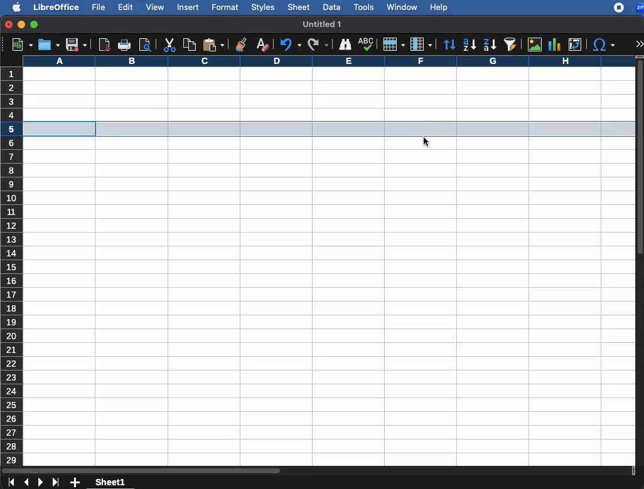 This screenshot has height=489, width=644. Describe the element at coordinates (615, 8) in the screenshot. I see `recording` at that location.